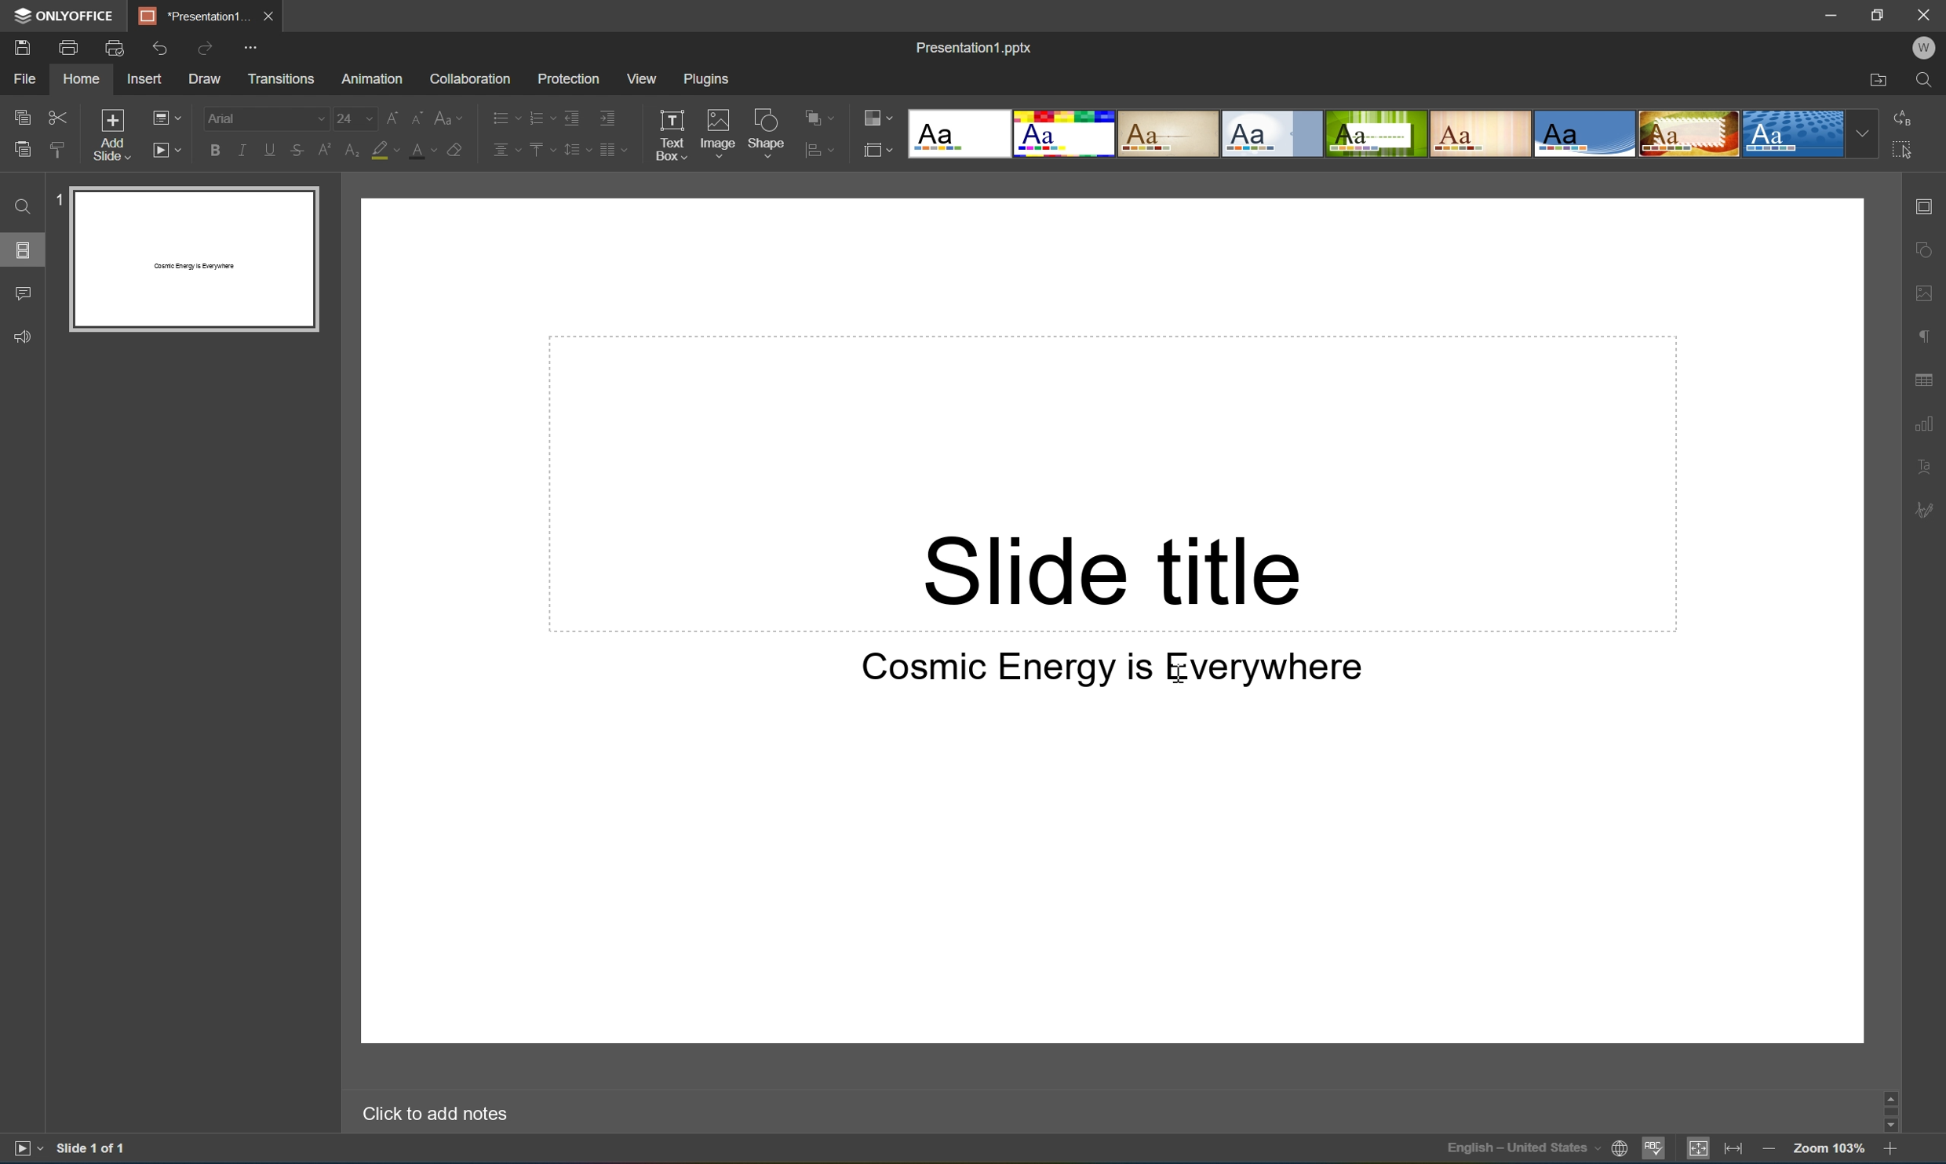 The image size is (1946, 1164). What do you see at coordinates (353, 148) in the screenshot?
I see `Subscript` at bounding box center [353, 148].